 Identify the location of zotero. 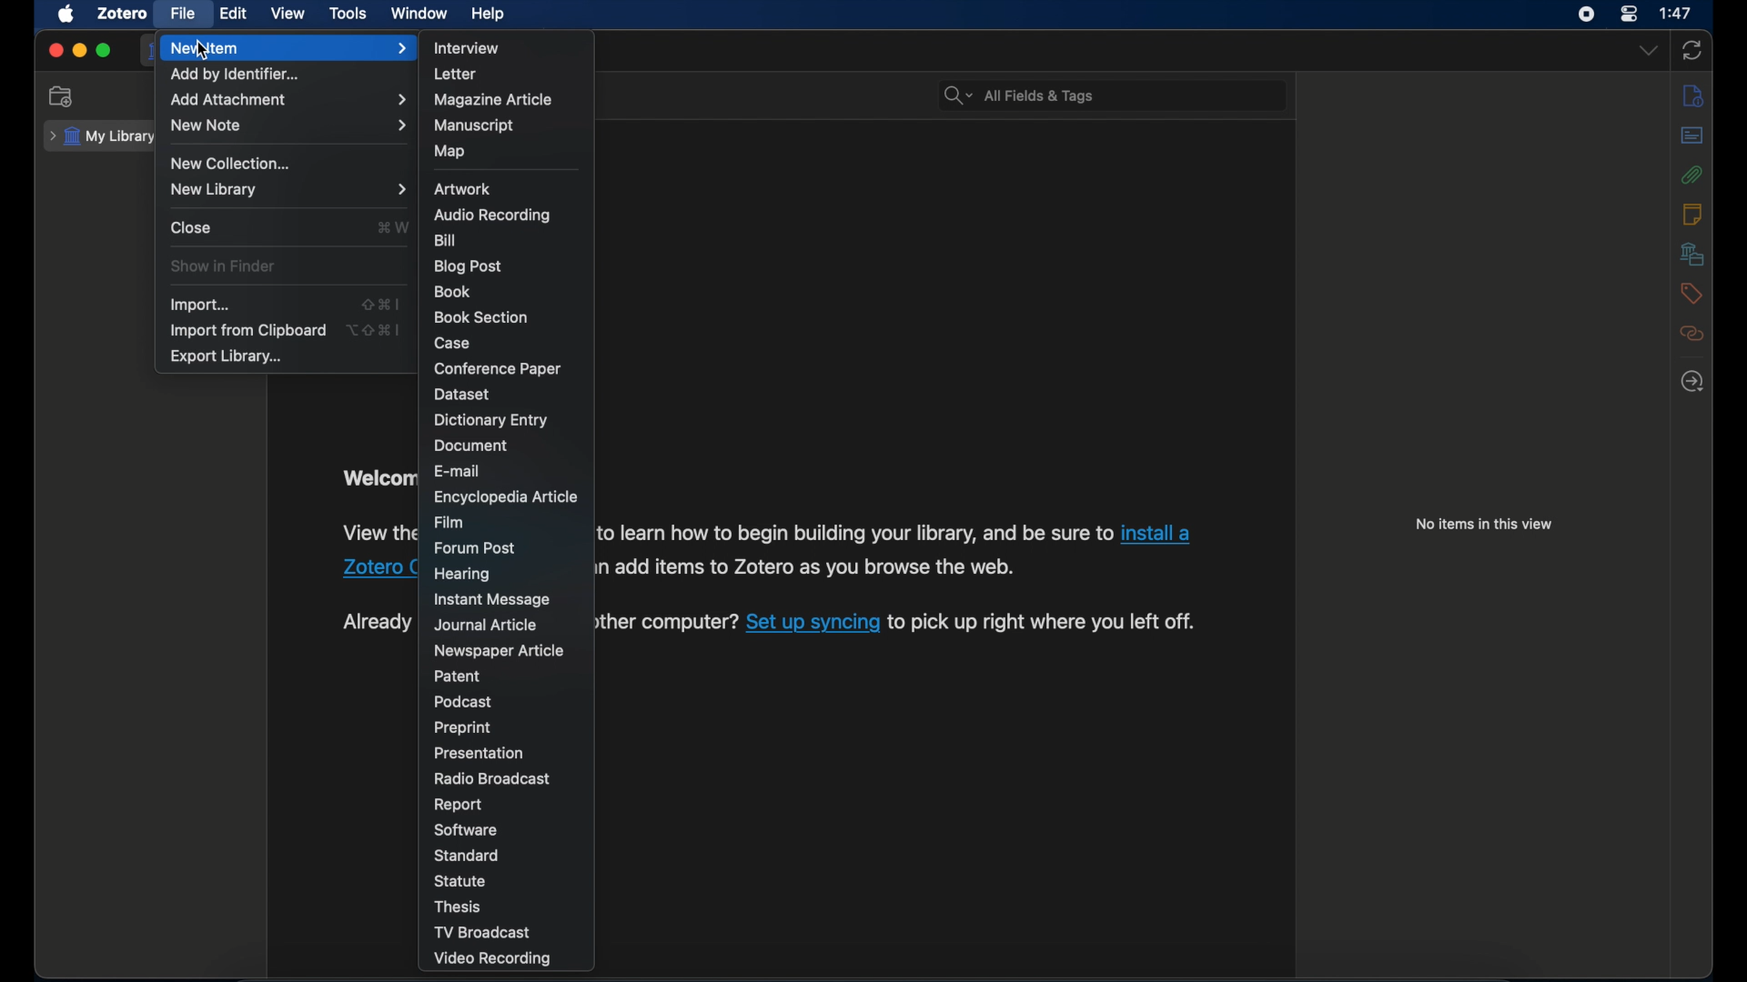
(121, 13).